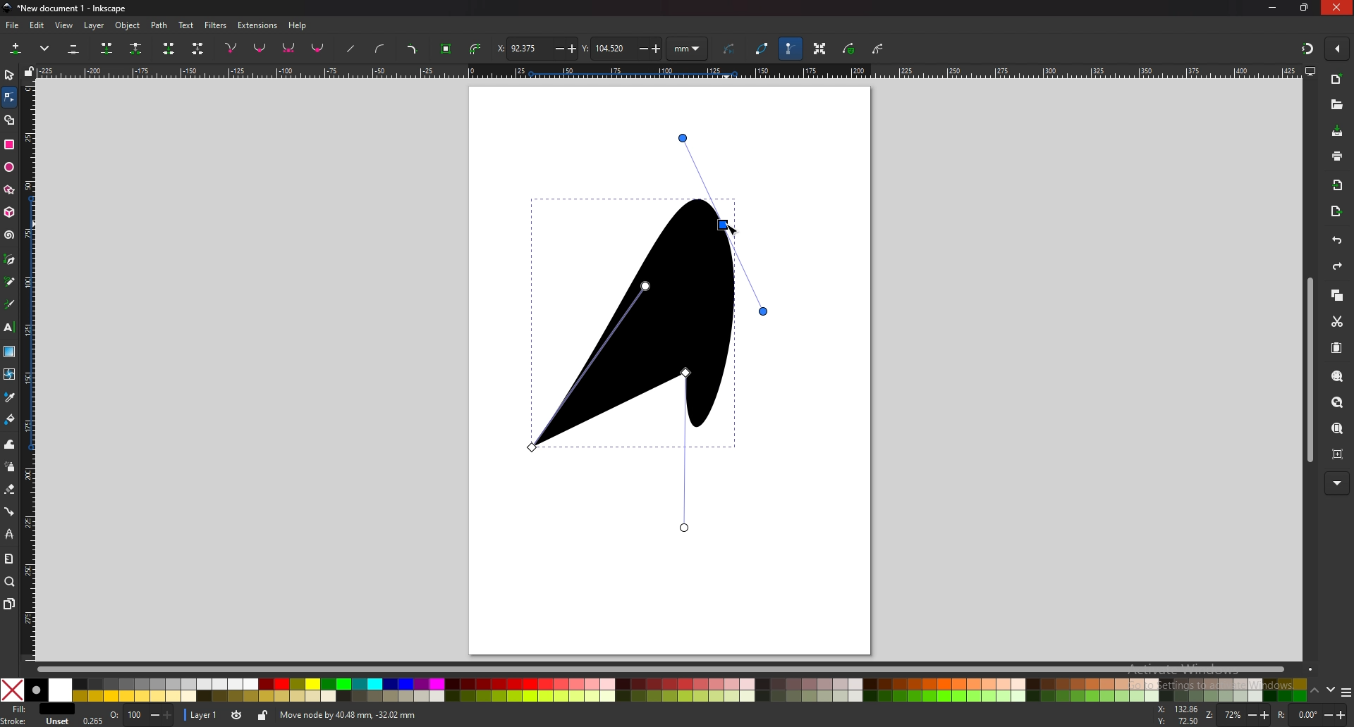 The image size is (1354, 727). I want to click on down, so click(1331, 690).